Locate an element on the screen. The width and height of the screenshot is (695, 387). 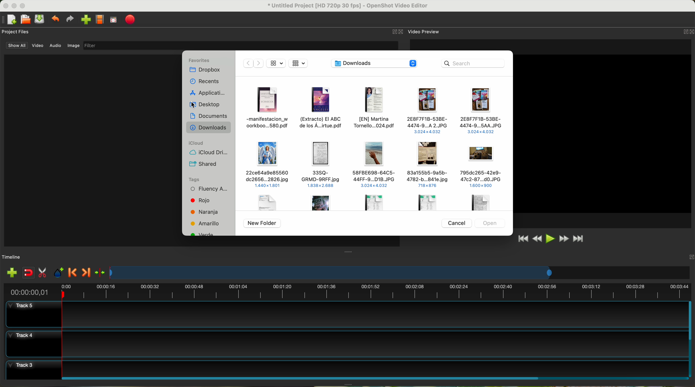
click on import file is located at coordinates (84, 18).